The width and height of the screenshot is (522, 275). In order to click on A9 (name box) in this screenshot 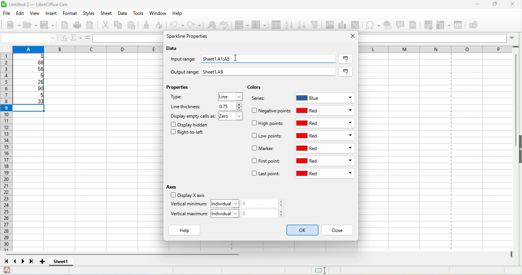, I will do `click(29, 38)`.